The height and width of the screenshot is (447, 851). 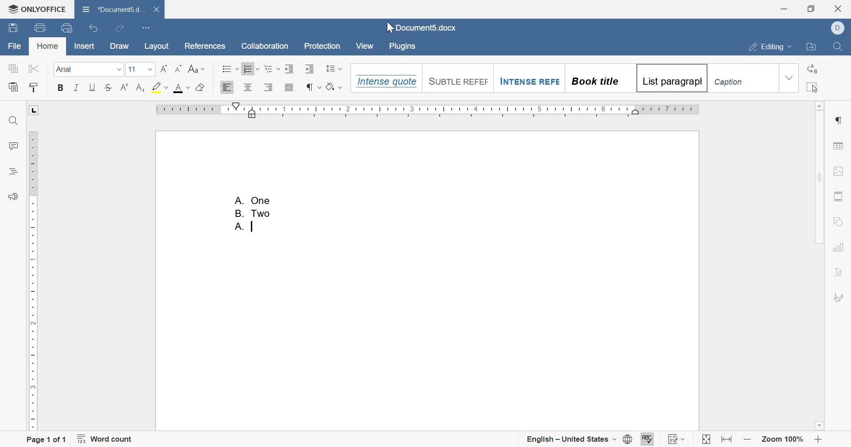 I want to click on Italic, so click(x=77, y=87).